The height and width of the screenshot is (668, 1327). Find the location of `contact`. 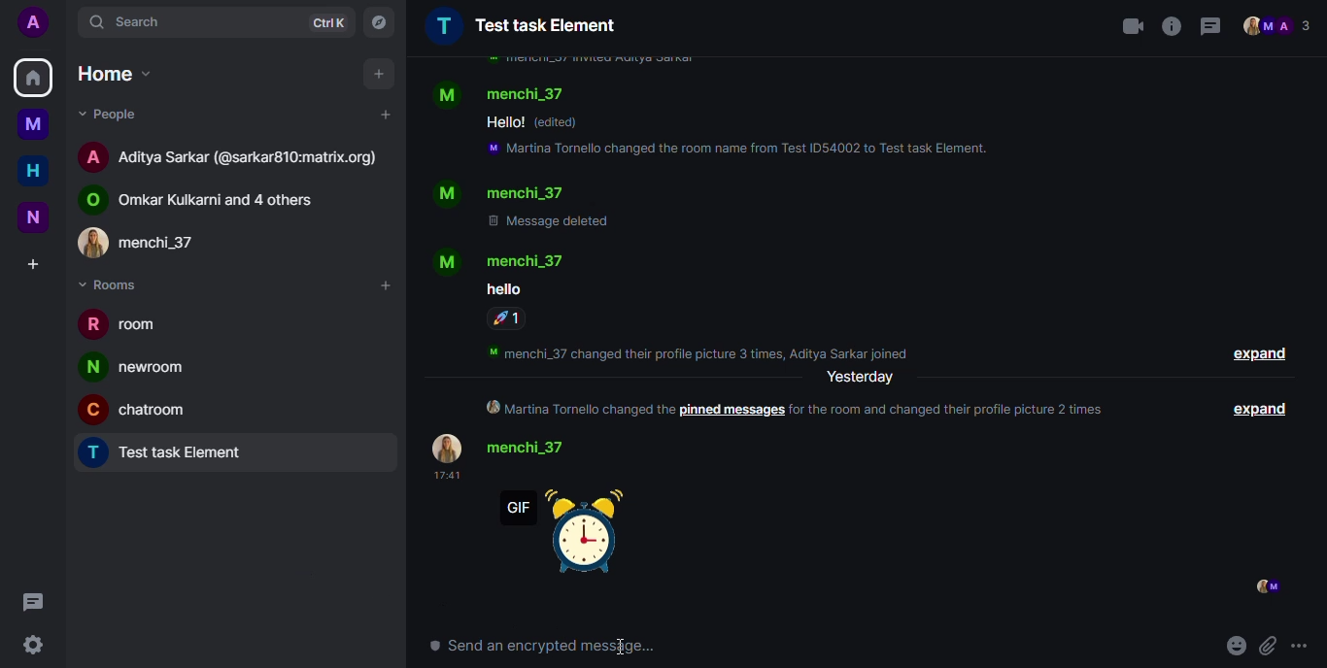

contact is located at coordinates (509, 448).